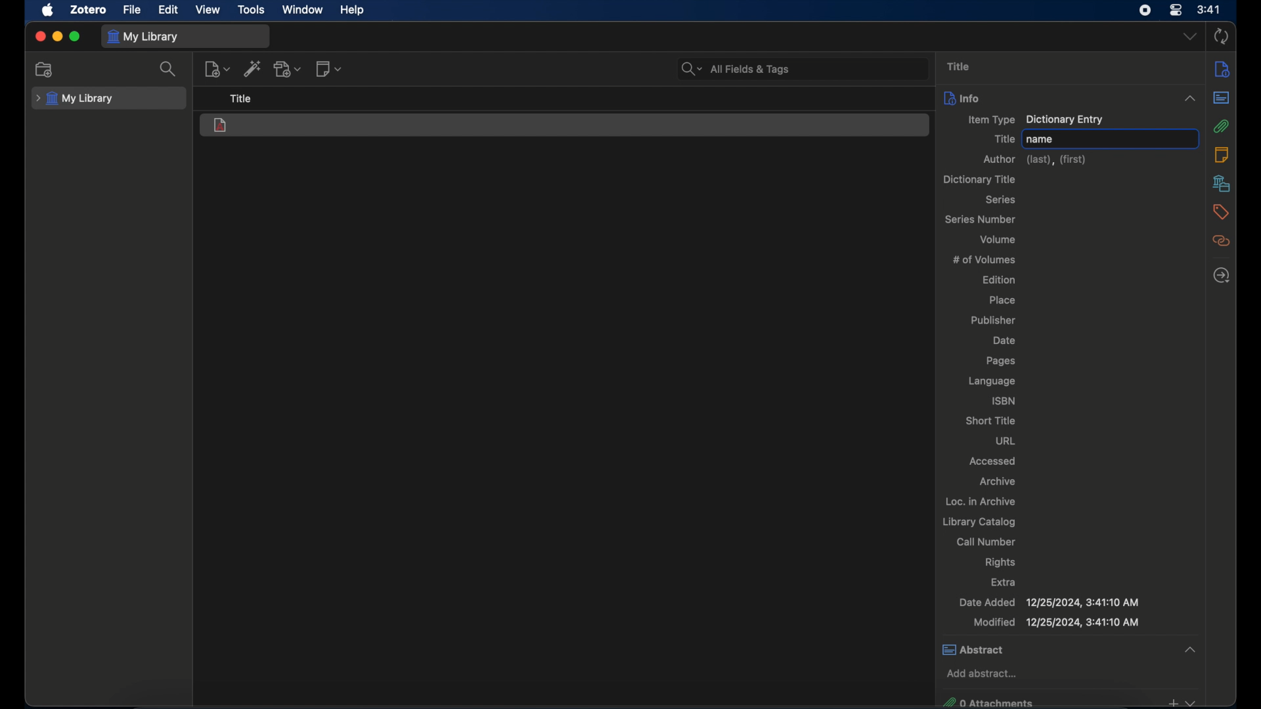  What do you see at coordinates (169, 11) in the screenshot?
I see `edit` at bounding box center [169, 11].